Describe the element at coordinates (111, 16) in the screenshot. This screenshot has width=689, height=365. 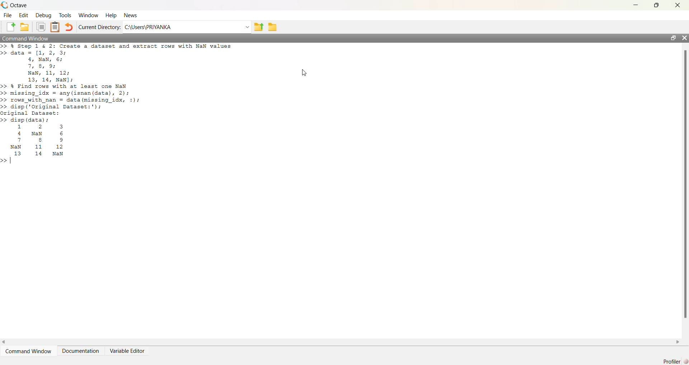
I see `Help` at that location.